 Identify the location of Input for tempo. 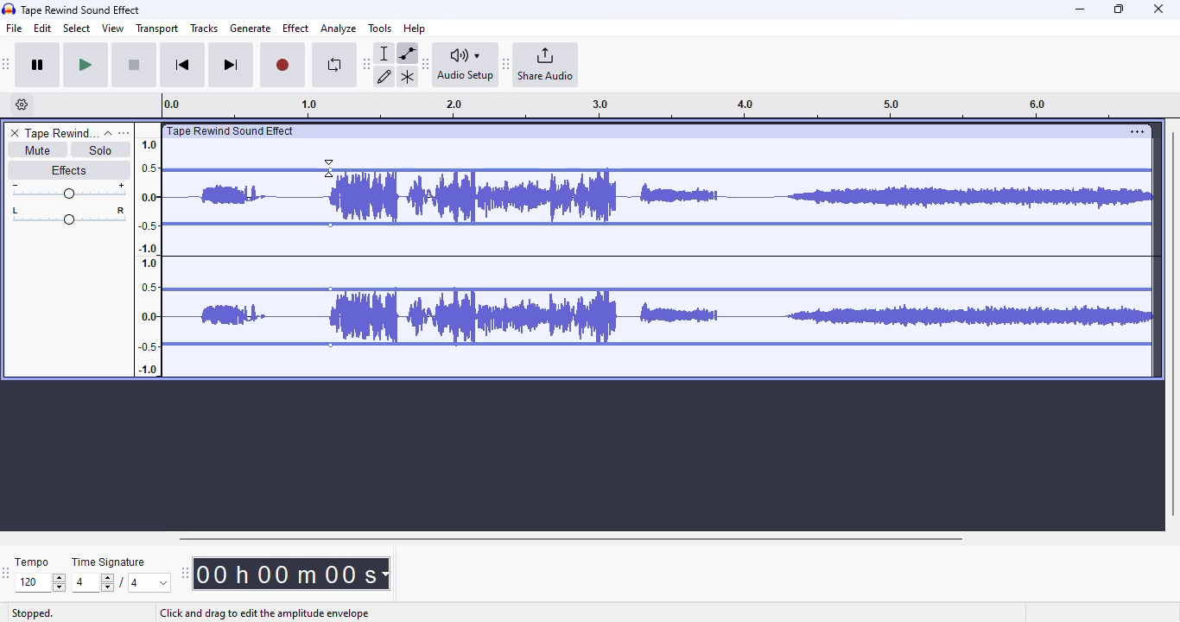
(40, 583).